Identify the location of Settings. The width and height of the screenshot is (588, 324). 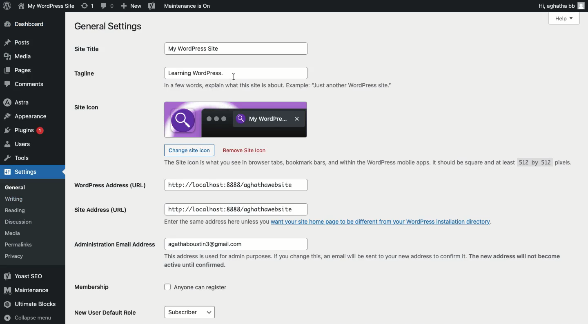
(25, 173).